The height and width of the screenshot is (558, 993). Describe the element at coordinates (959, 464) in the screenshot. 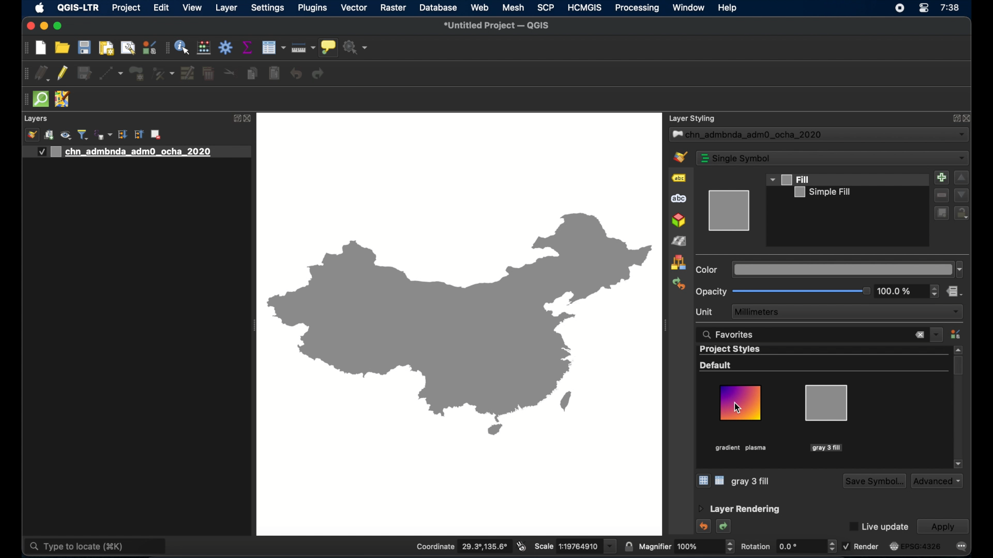

I see `scroll down arrow` at that location.